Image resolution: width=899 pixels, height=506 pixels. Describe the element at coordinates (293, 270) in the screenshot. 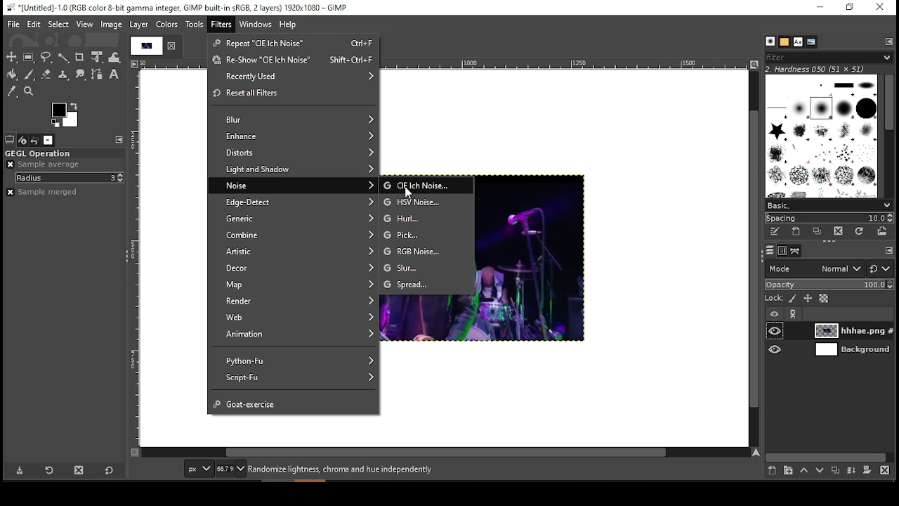

I see `decor` at that location.